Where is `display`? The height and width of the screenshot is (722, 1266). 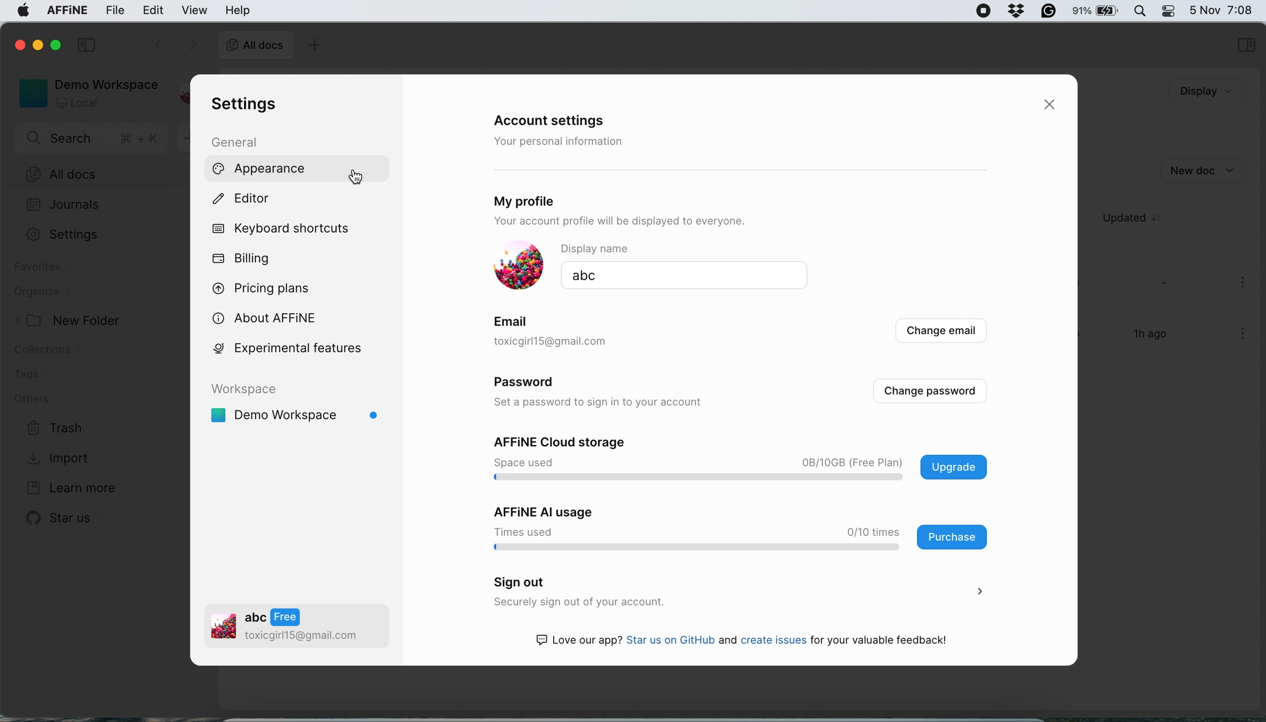
display is located at coordinates (1204, 91).